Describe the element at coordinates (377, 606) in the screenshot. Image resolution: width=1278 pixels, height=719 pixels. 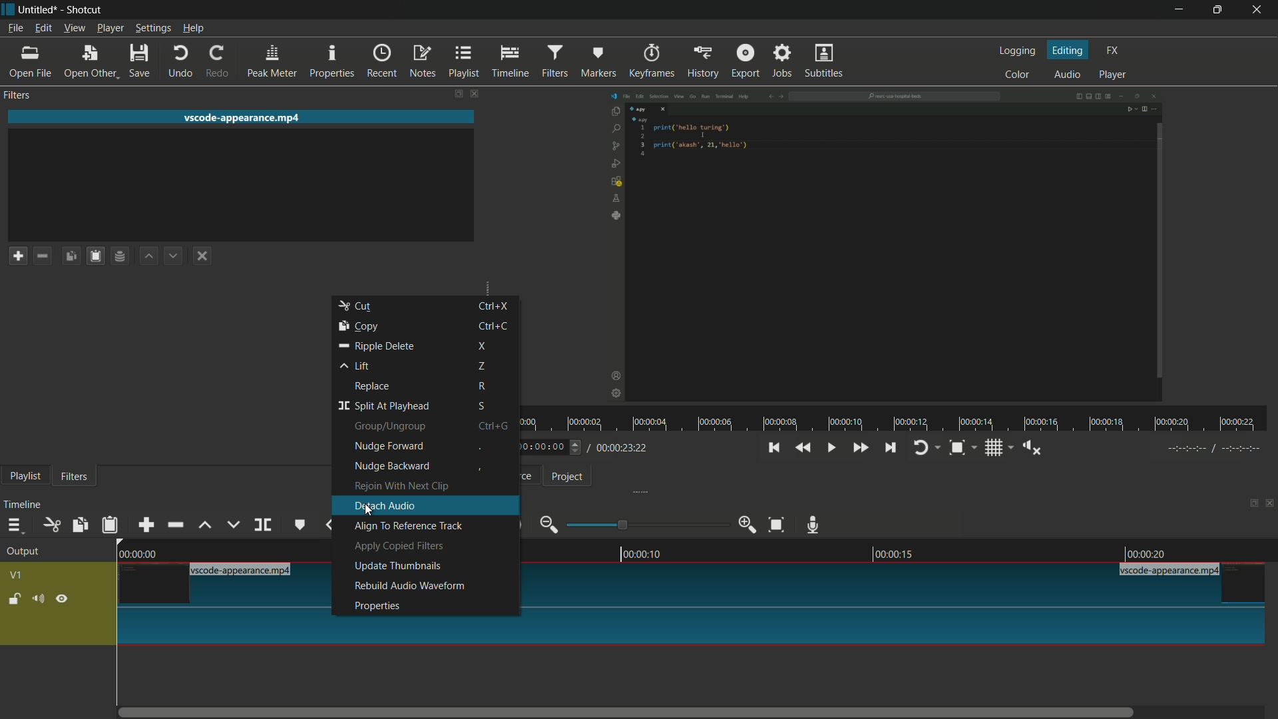
I see `properties` at that location.